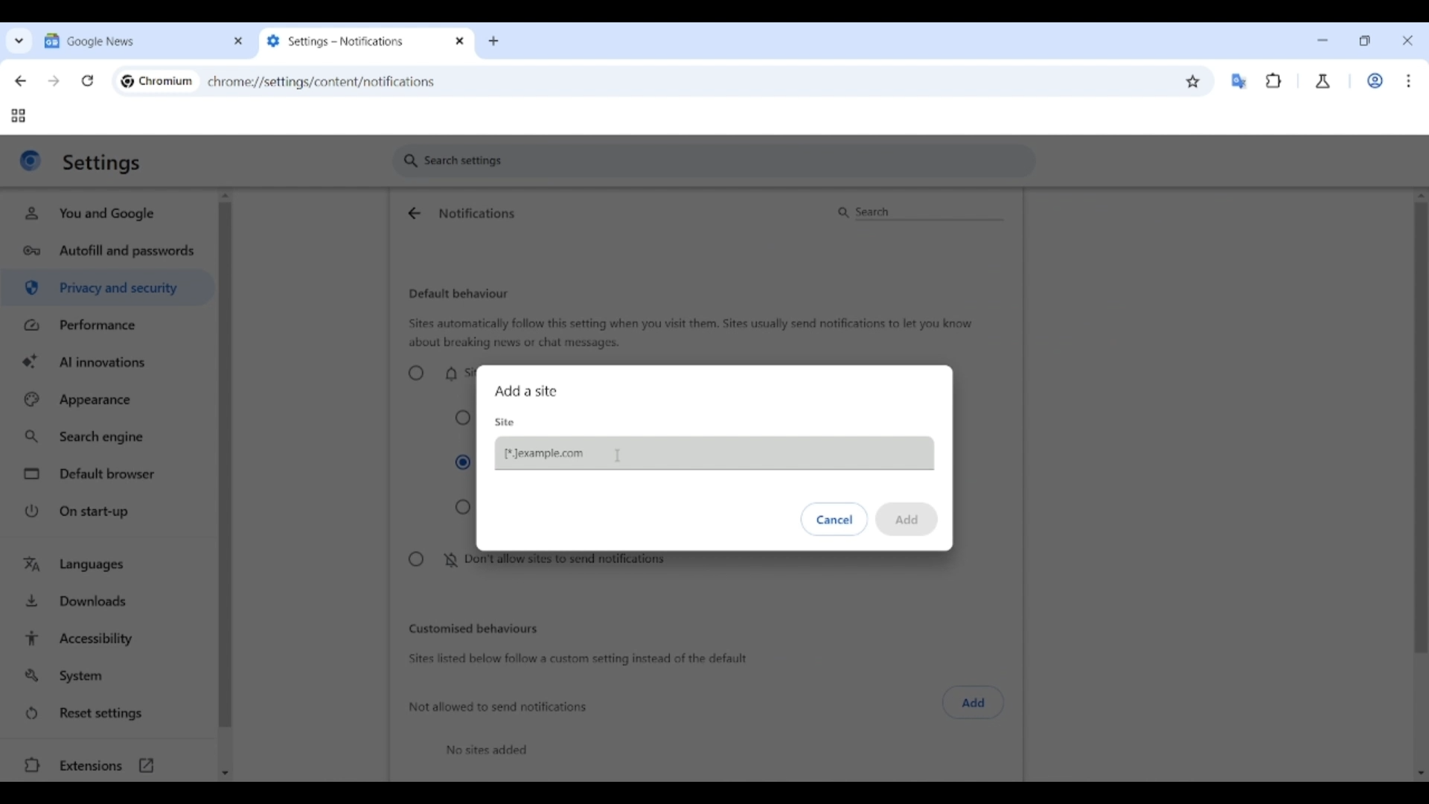  Describe the element at coordinates (1422, 773) in the screenshot. I see `Quick slide to bottom` at that location.